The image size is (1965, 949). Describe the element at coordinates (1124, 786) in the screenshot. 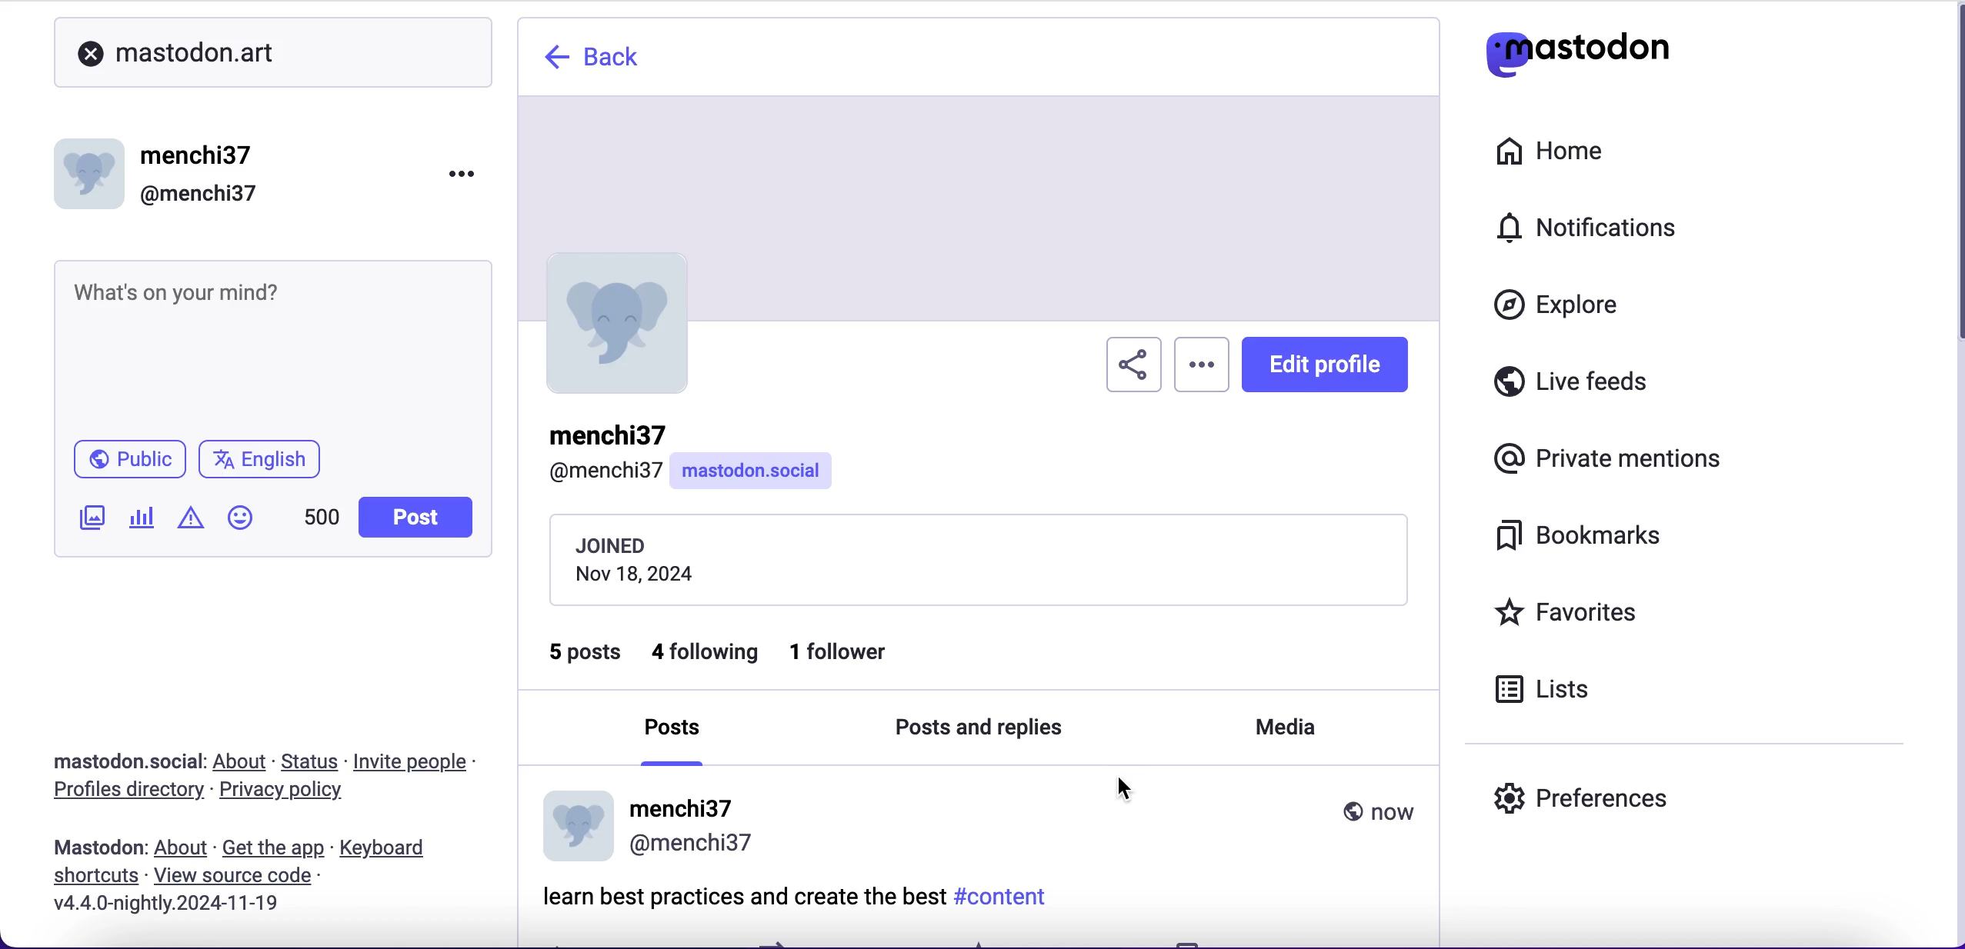

I see `cursor` at that location.